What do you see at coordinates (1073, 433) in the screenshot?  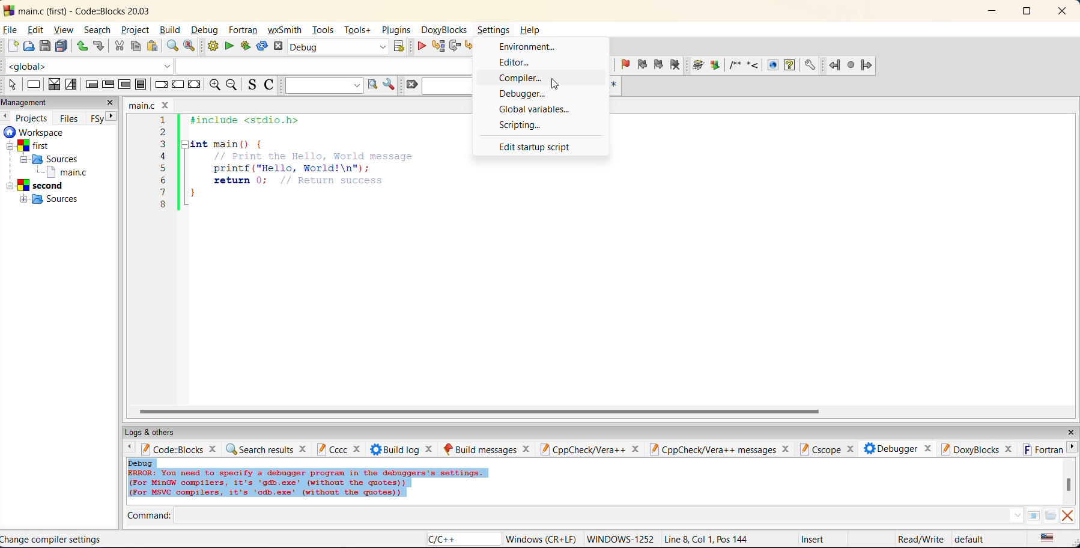 I see `close` at bounding box center [1073, 433].